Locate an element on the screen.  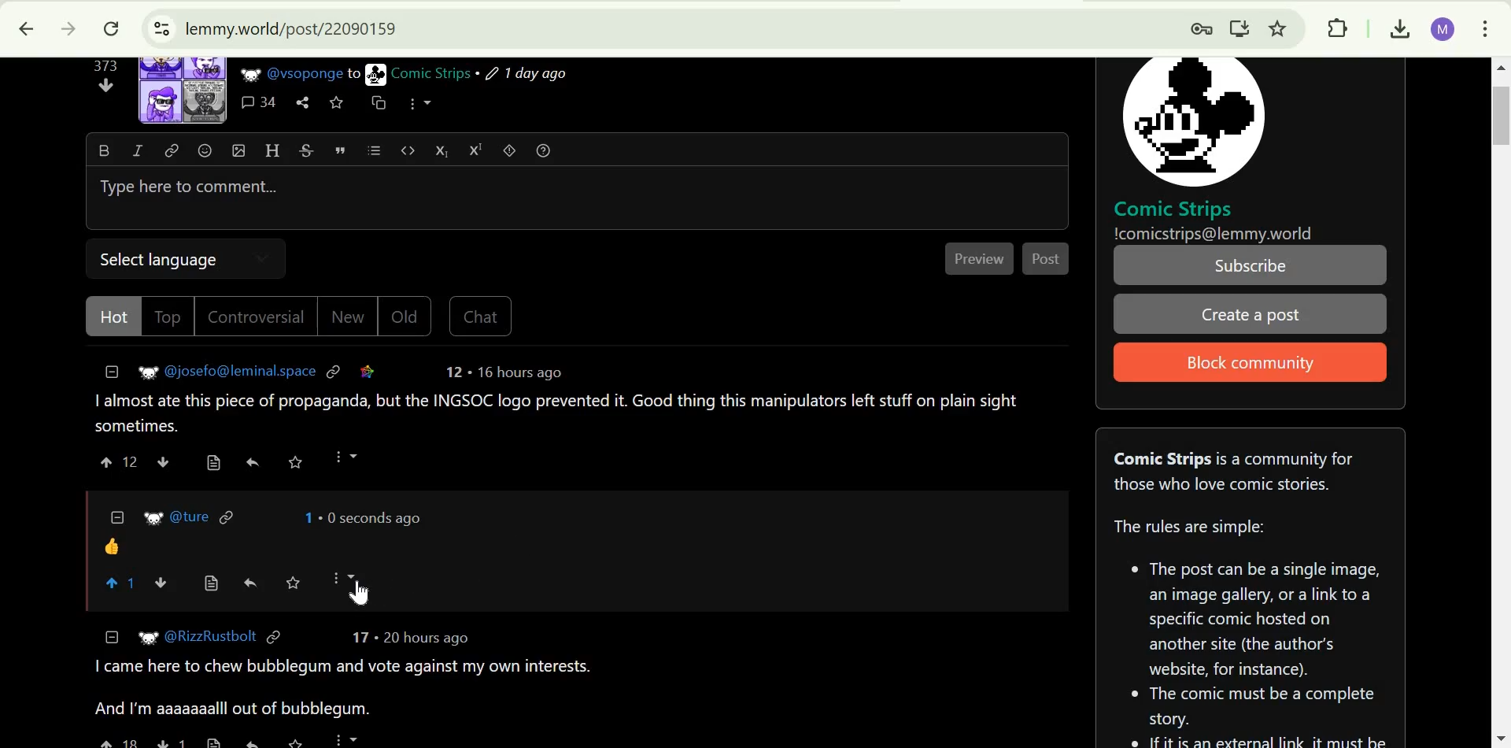
Comic Strips is located at coordinates (1173, 209).